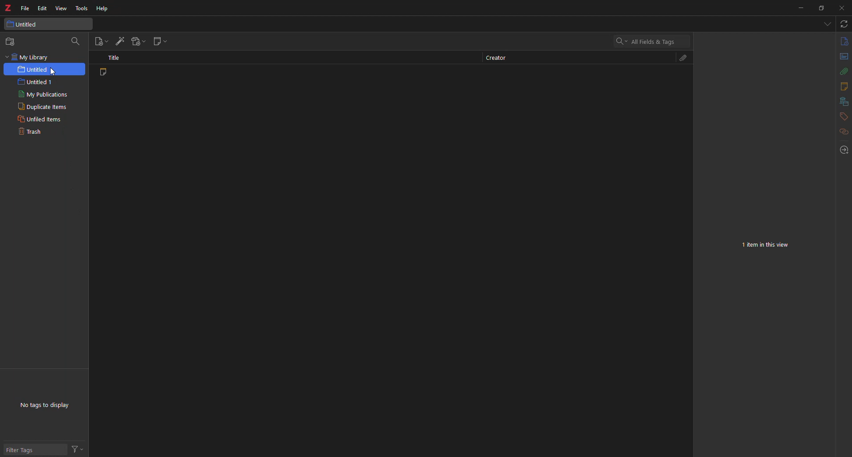  What do you see at coordinates (843, 8) in the screenshot?
I see `close` at bounding box center [843, 8].